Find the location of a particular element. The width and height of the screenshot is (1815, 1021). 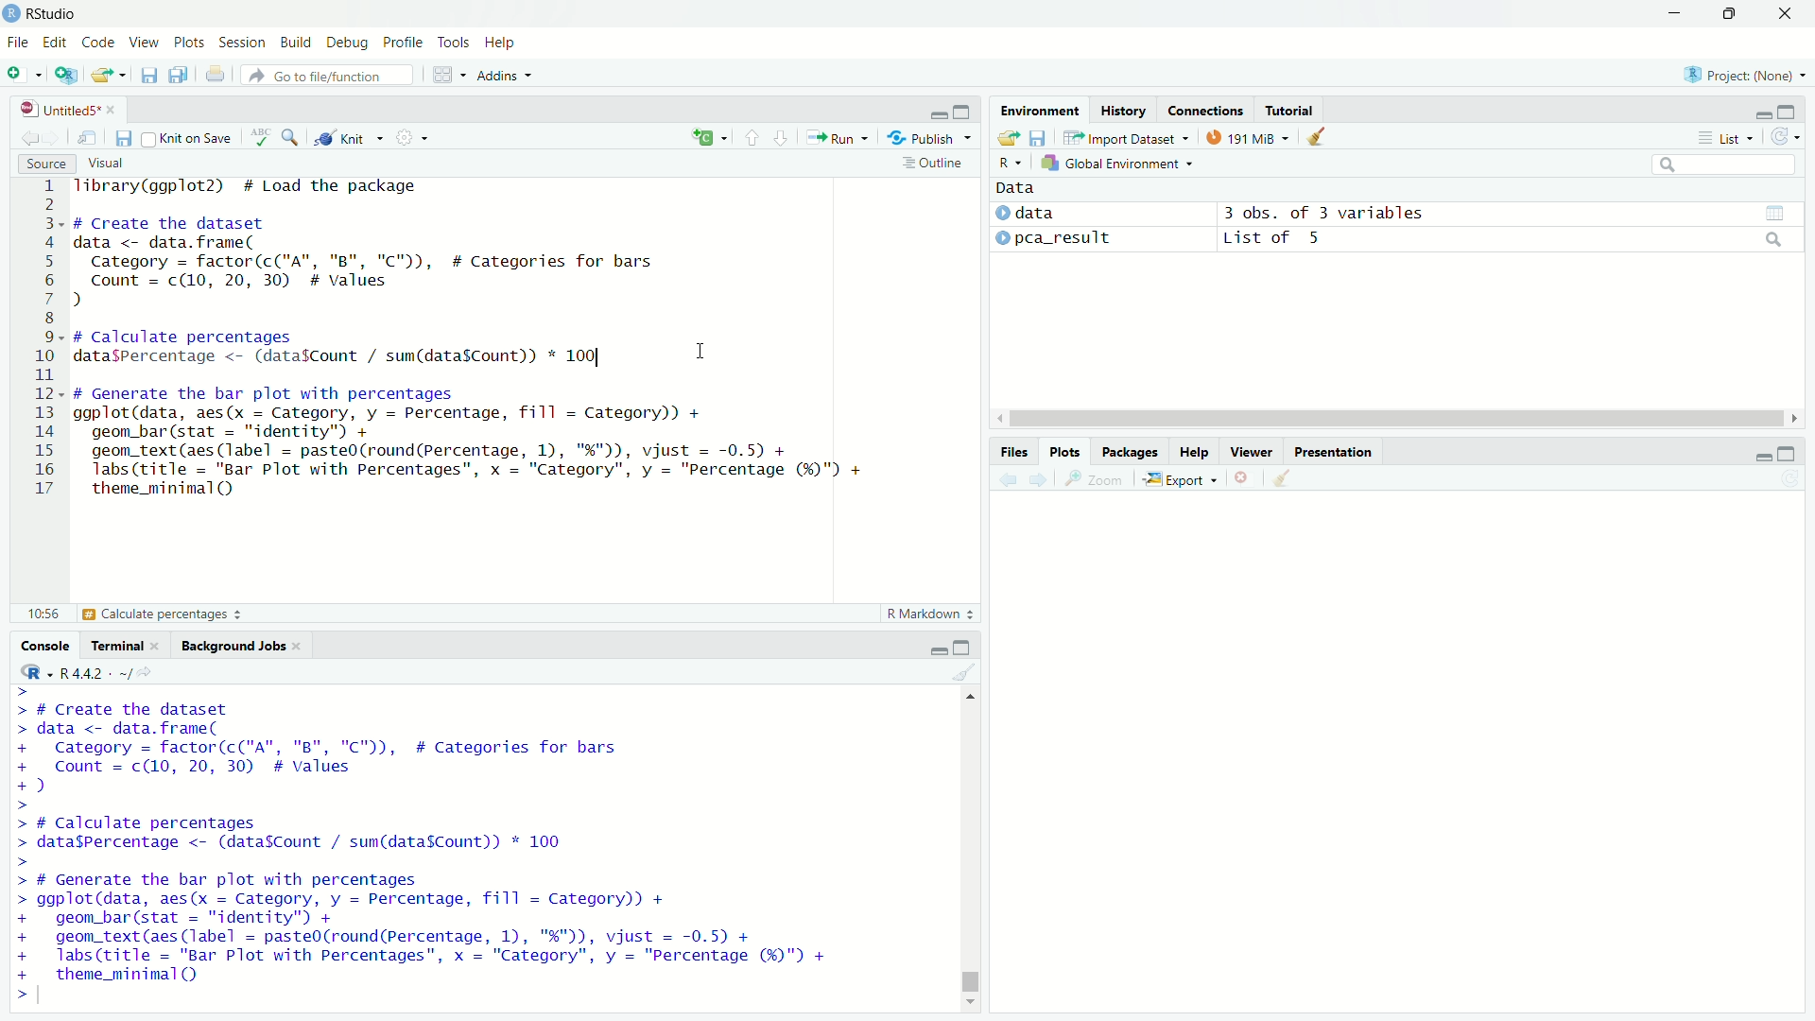

list view is located at coordinates (1724, 138).